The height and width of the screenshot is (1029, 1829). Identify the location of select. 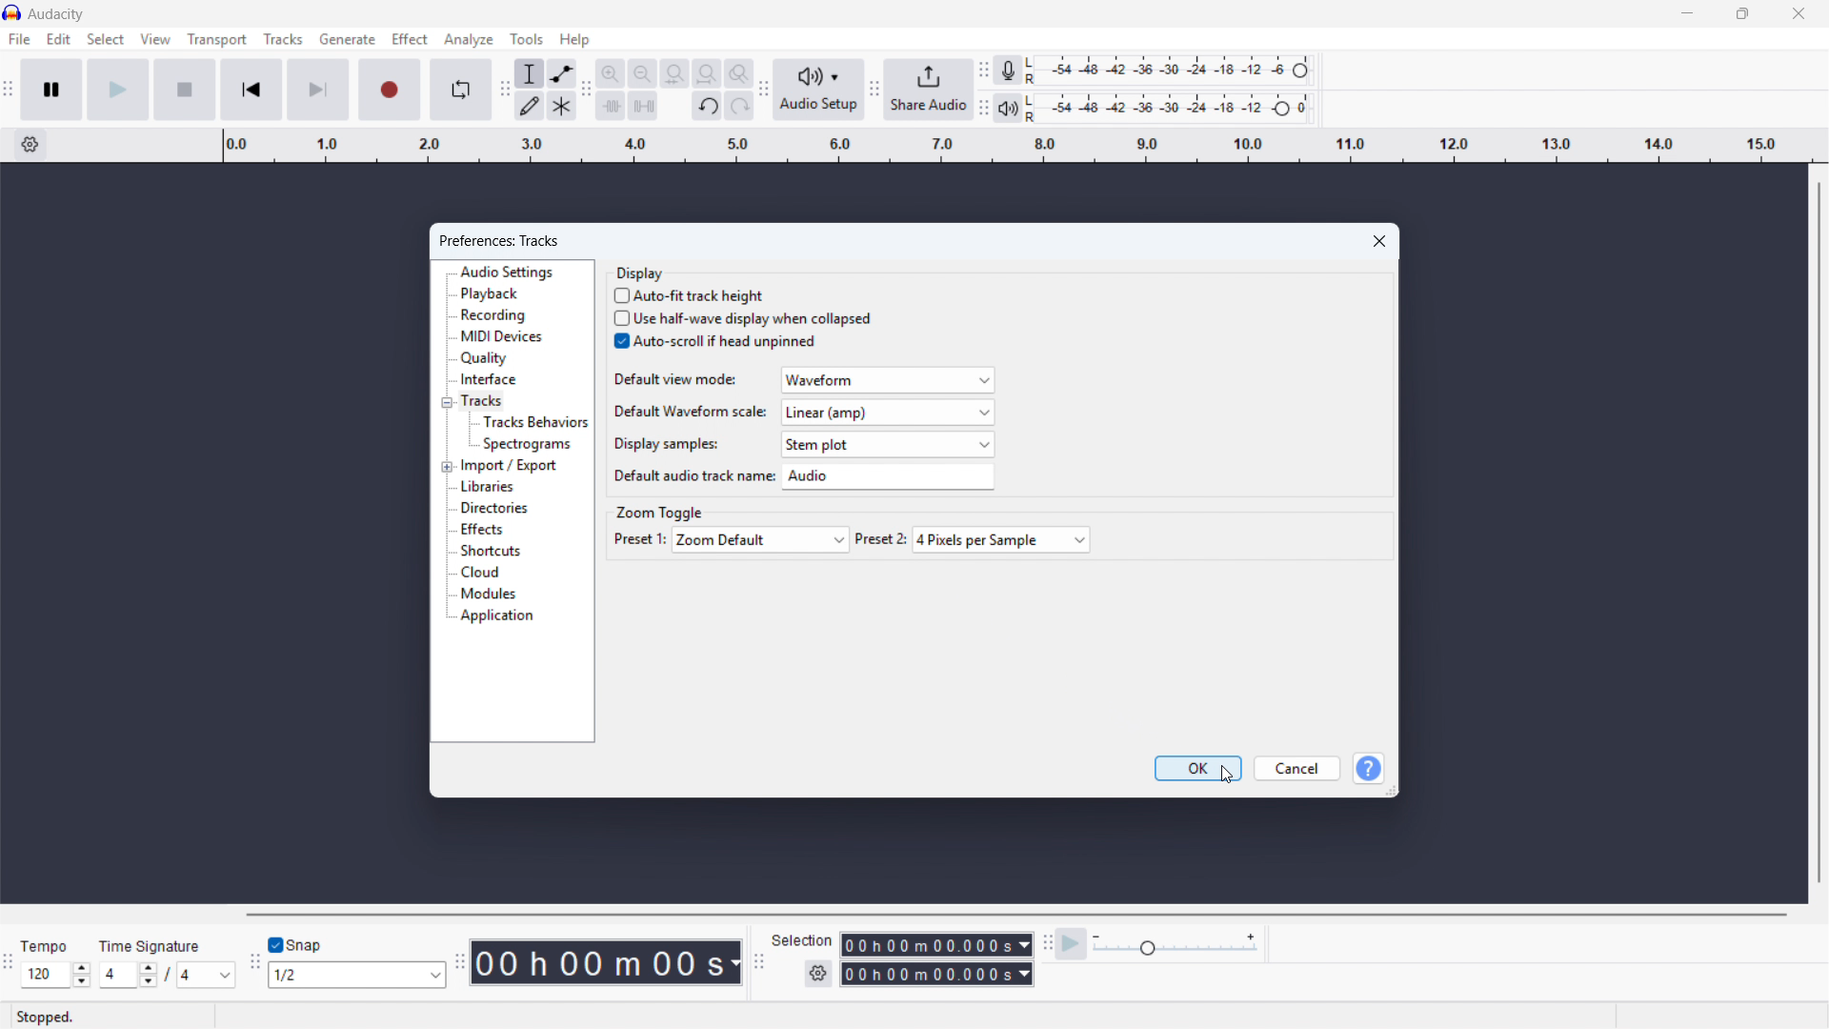
(106, 39).